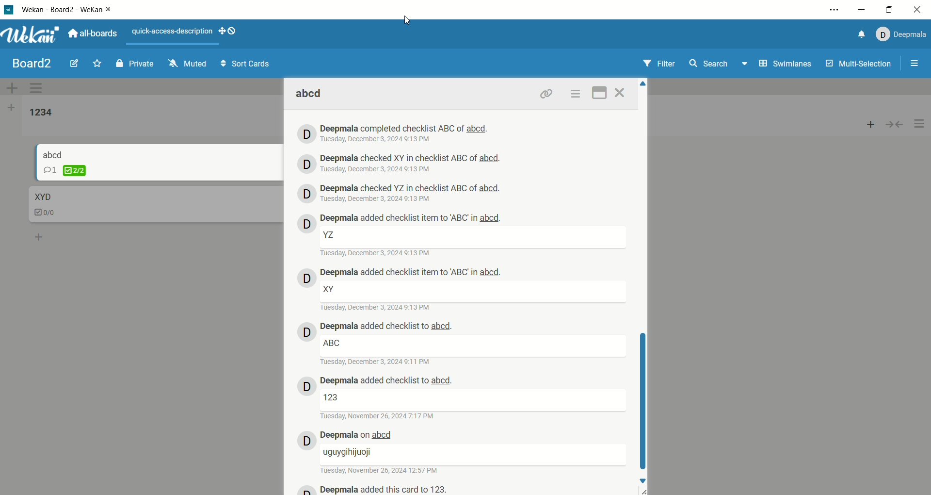 This screenshot has height=495, width=931. What do you see at coordinates (410, 158) in the screenshot?
I see `deepmala history` at bounding box center [410, 158].